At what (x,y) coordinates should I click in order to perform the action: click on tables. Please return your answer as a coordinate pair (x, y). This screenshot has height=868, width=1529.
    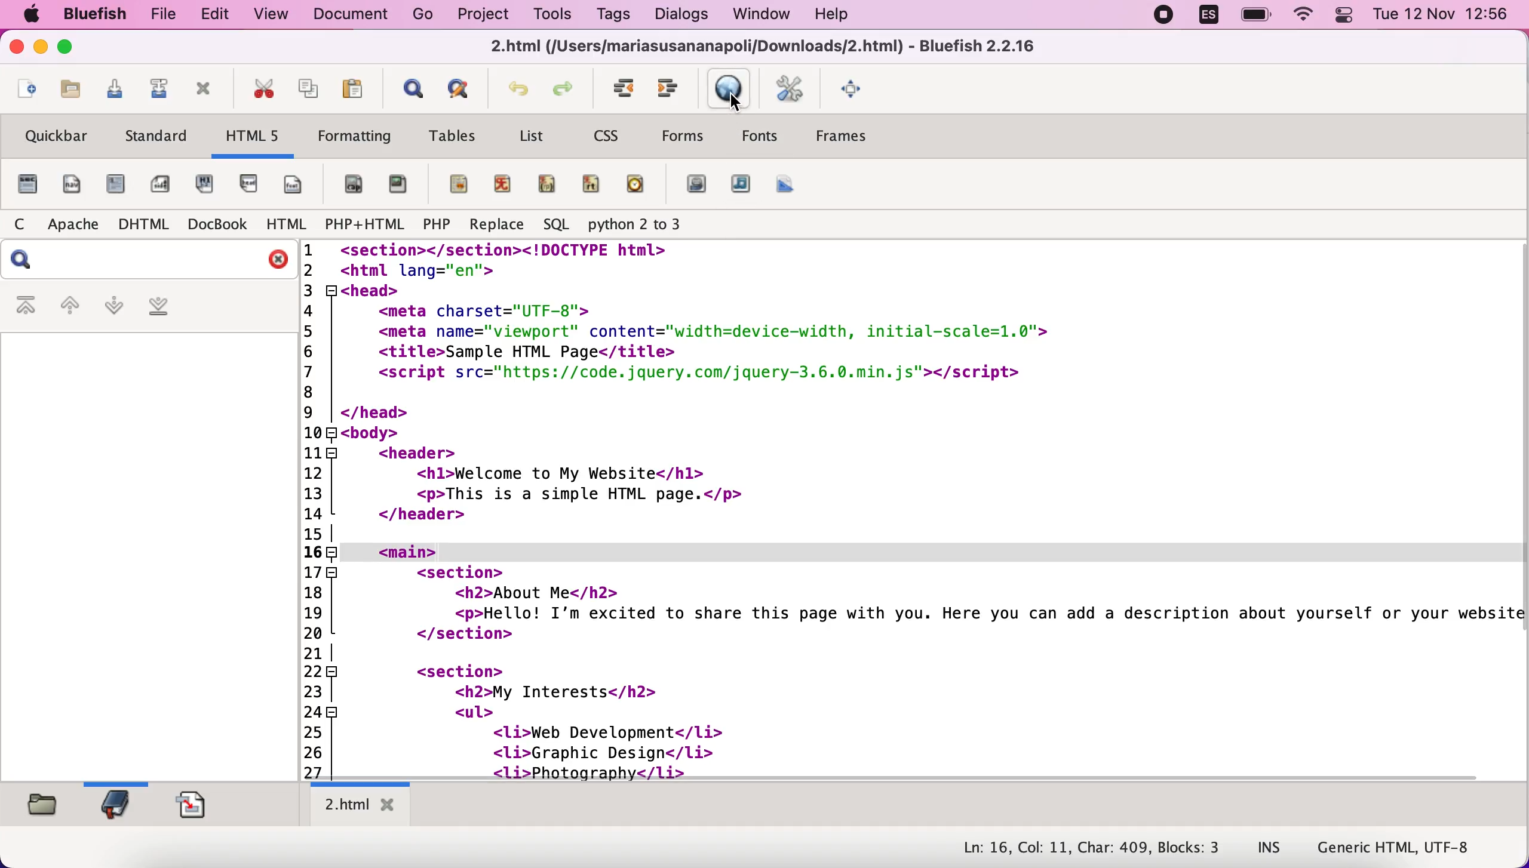
    Looking at the image, I should click on (454, 136).